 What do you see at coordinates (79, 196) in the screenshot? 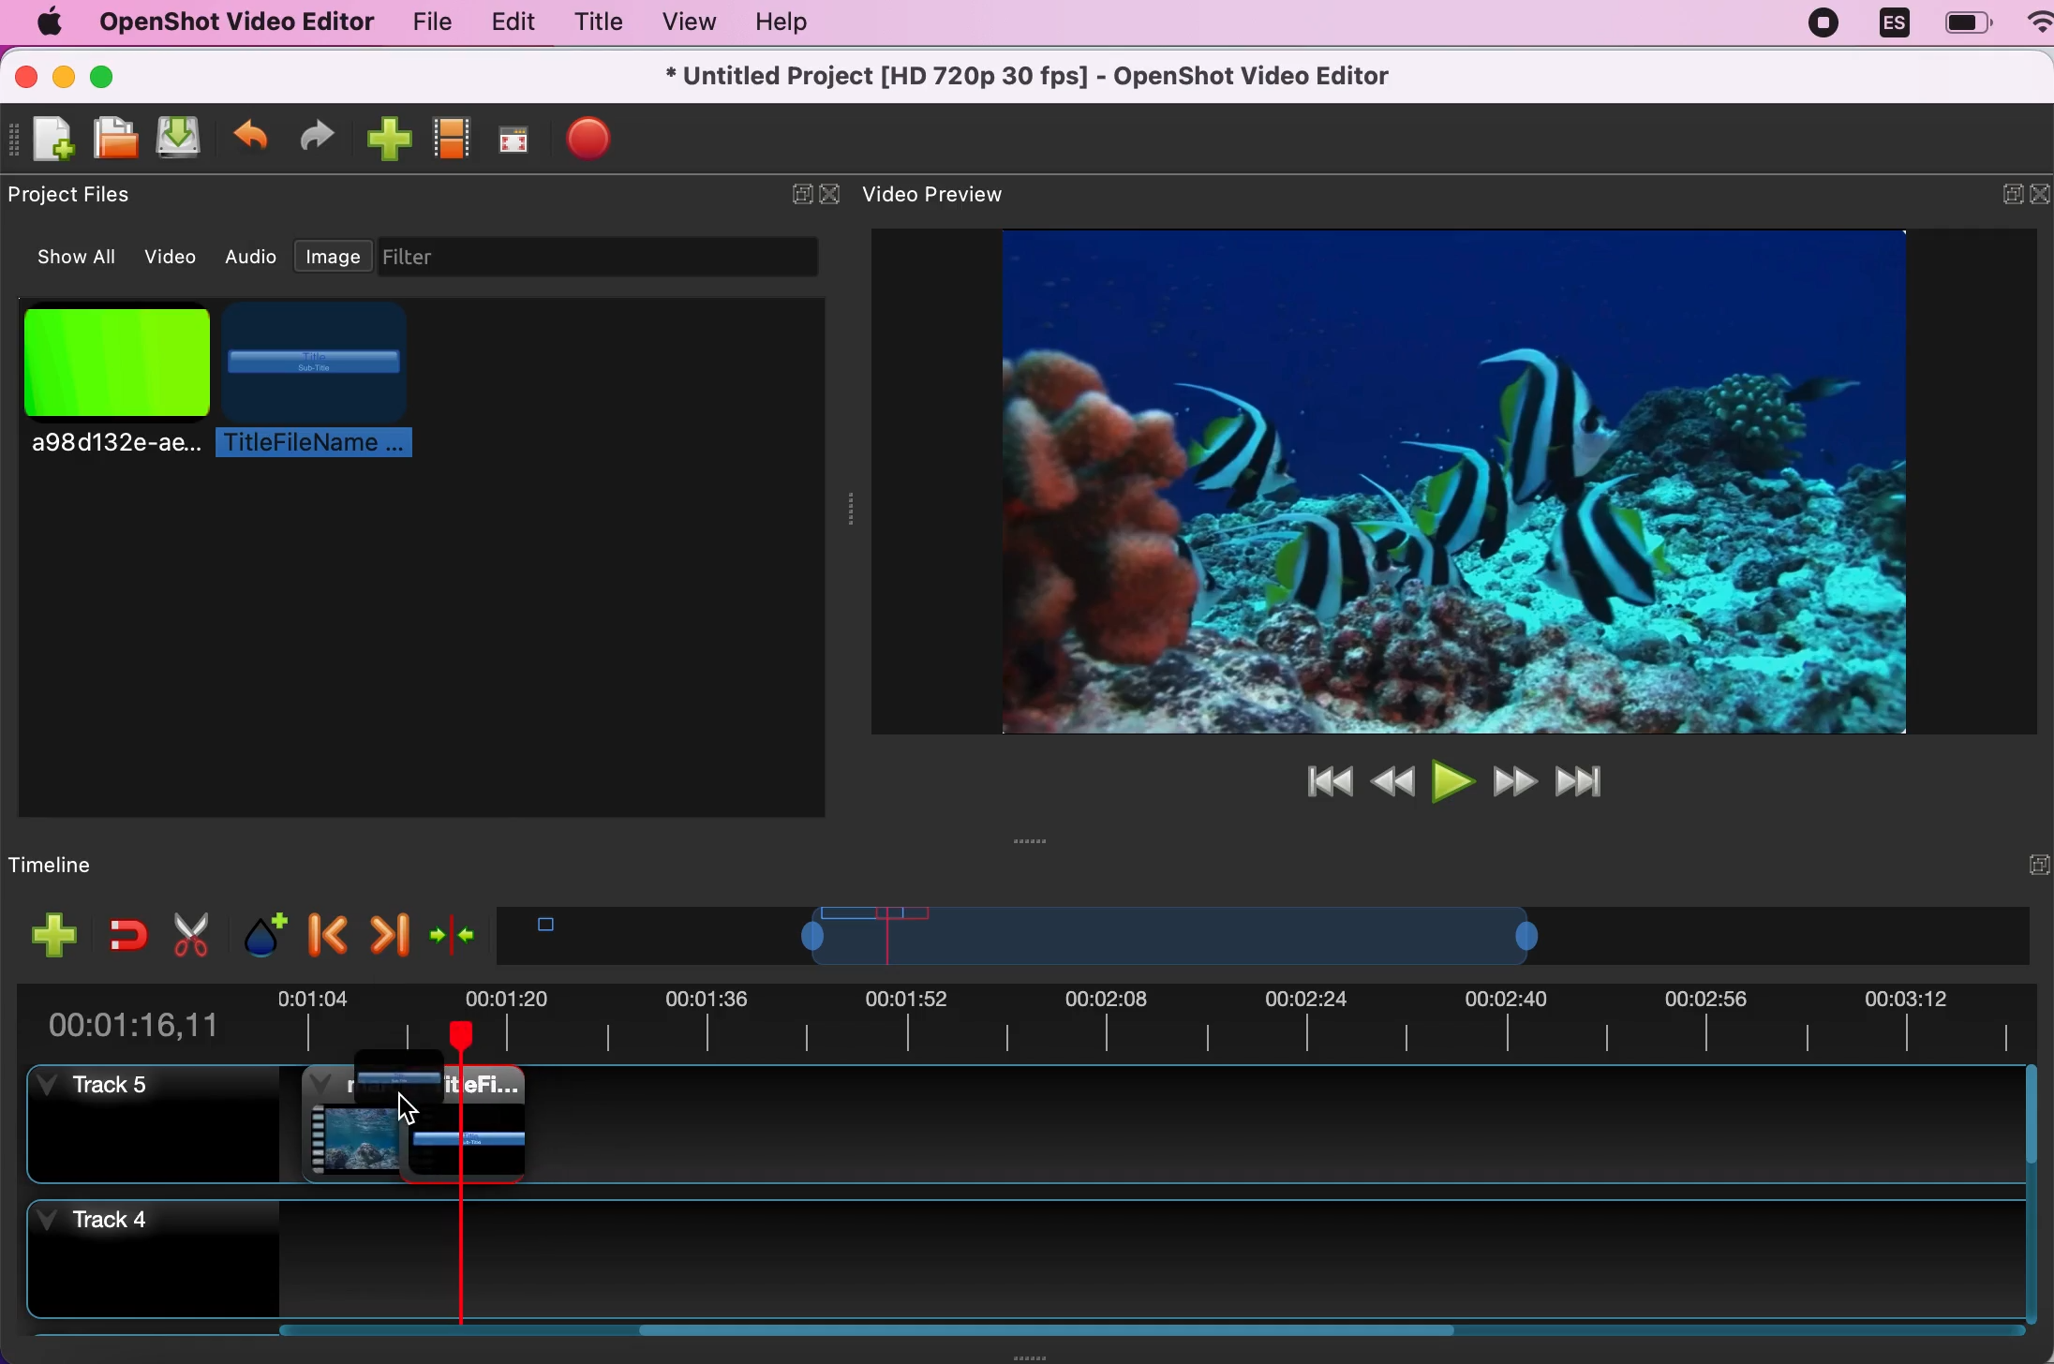
I see `project files` at bounding box center [79, 196].